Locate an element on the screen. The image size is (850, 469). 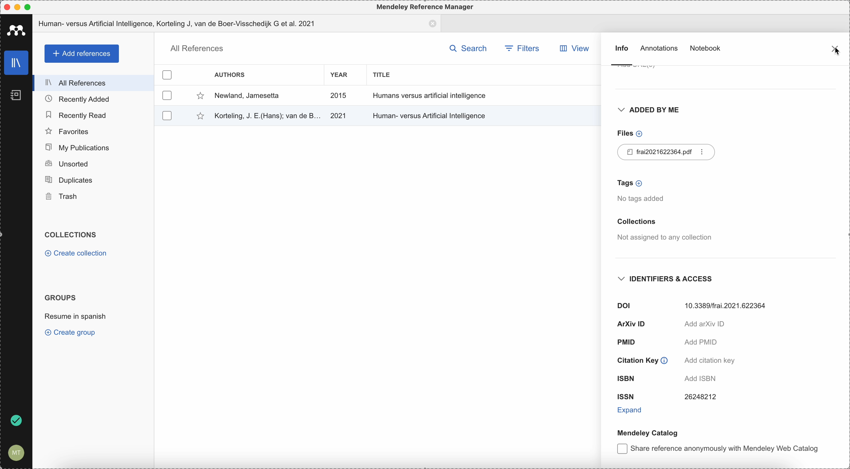
all references is located at coordinates (94, 83).